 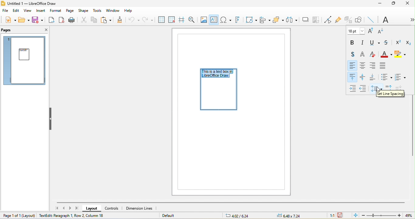 What do you see at coordinates (43, 29) in the screenshot?
I see `close` at bounding box center [43, 29].